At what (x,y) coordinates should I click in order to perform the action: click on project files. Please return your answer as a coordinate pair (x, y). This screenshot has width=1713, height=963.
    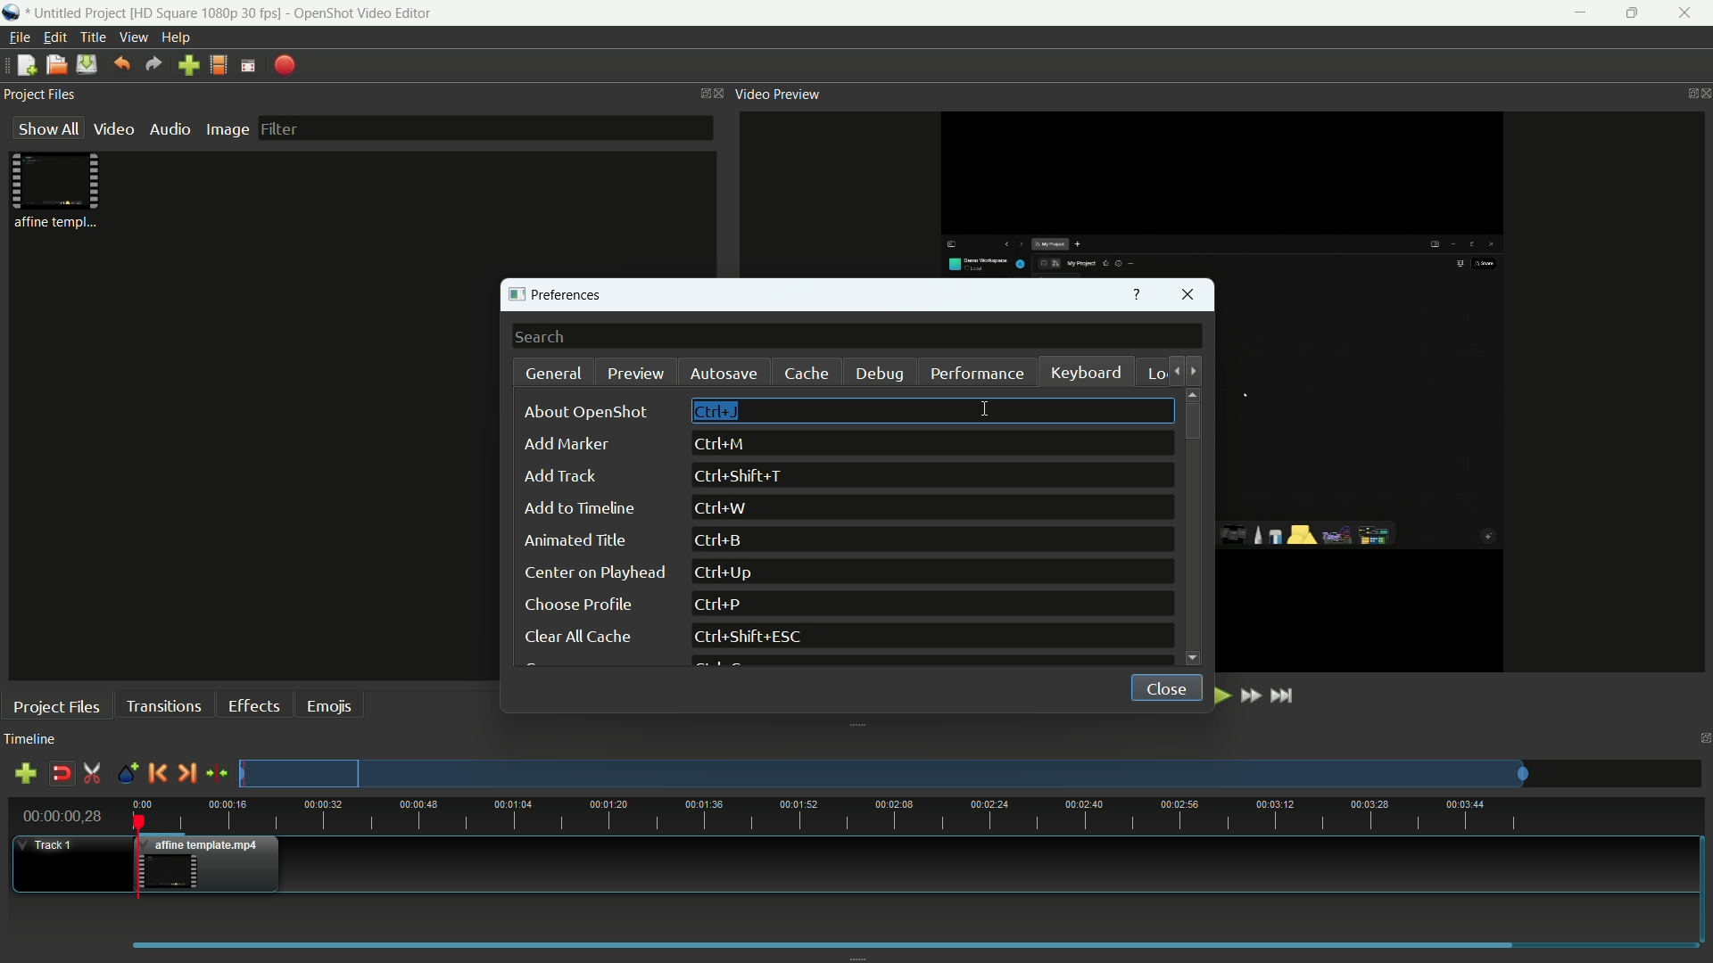
    Looking at the image, I should click on (42, 95).